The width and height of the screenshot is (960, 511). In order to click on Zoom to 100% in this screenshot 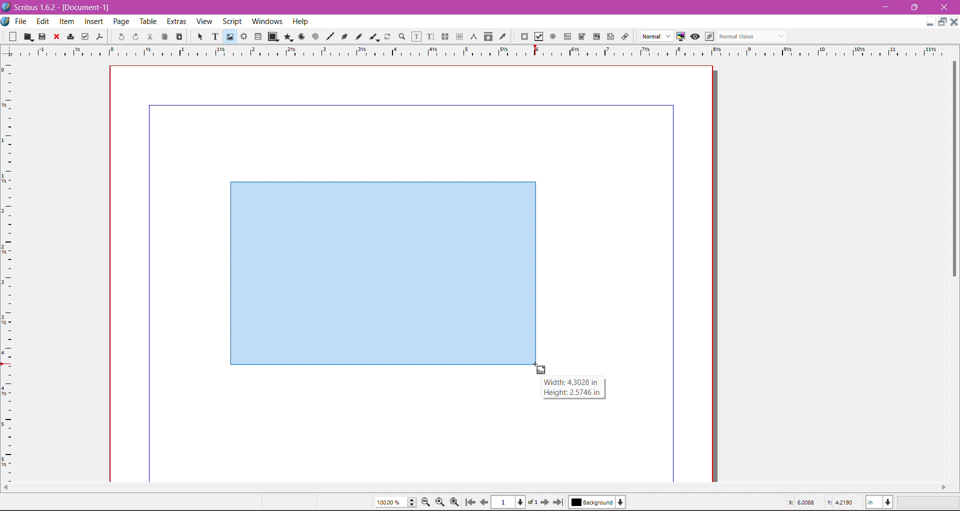, I will do `click(439, 502)`.